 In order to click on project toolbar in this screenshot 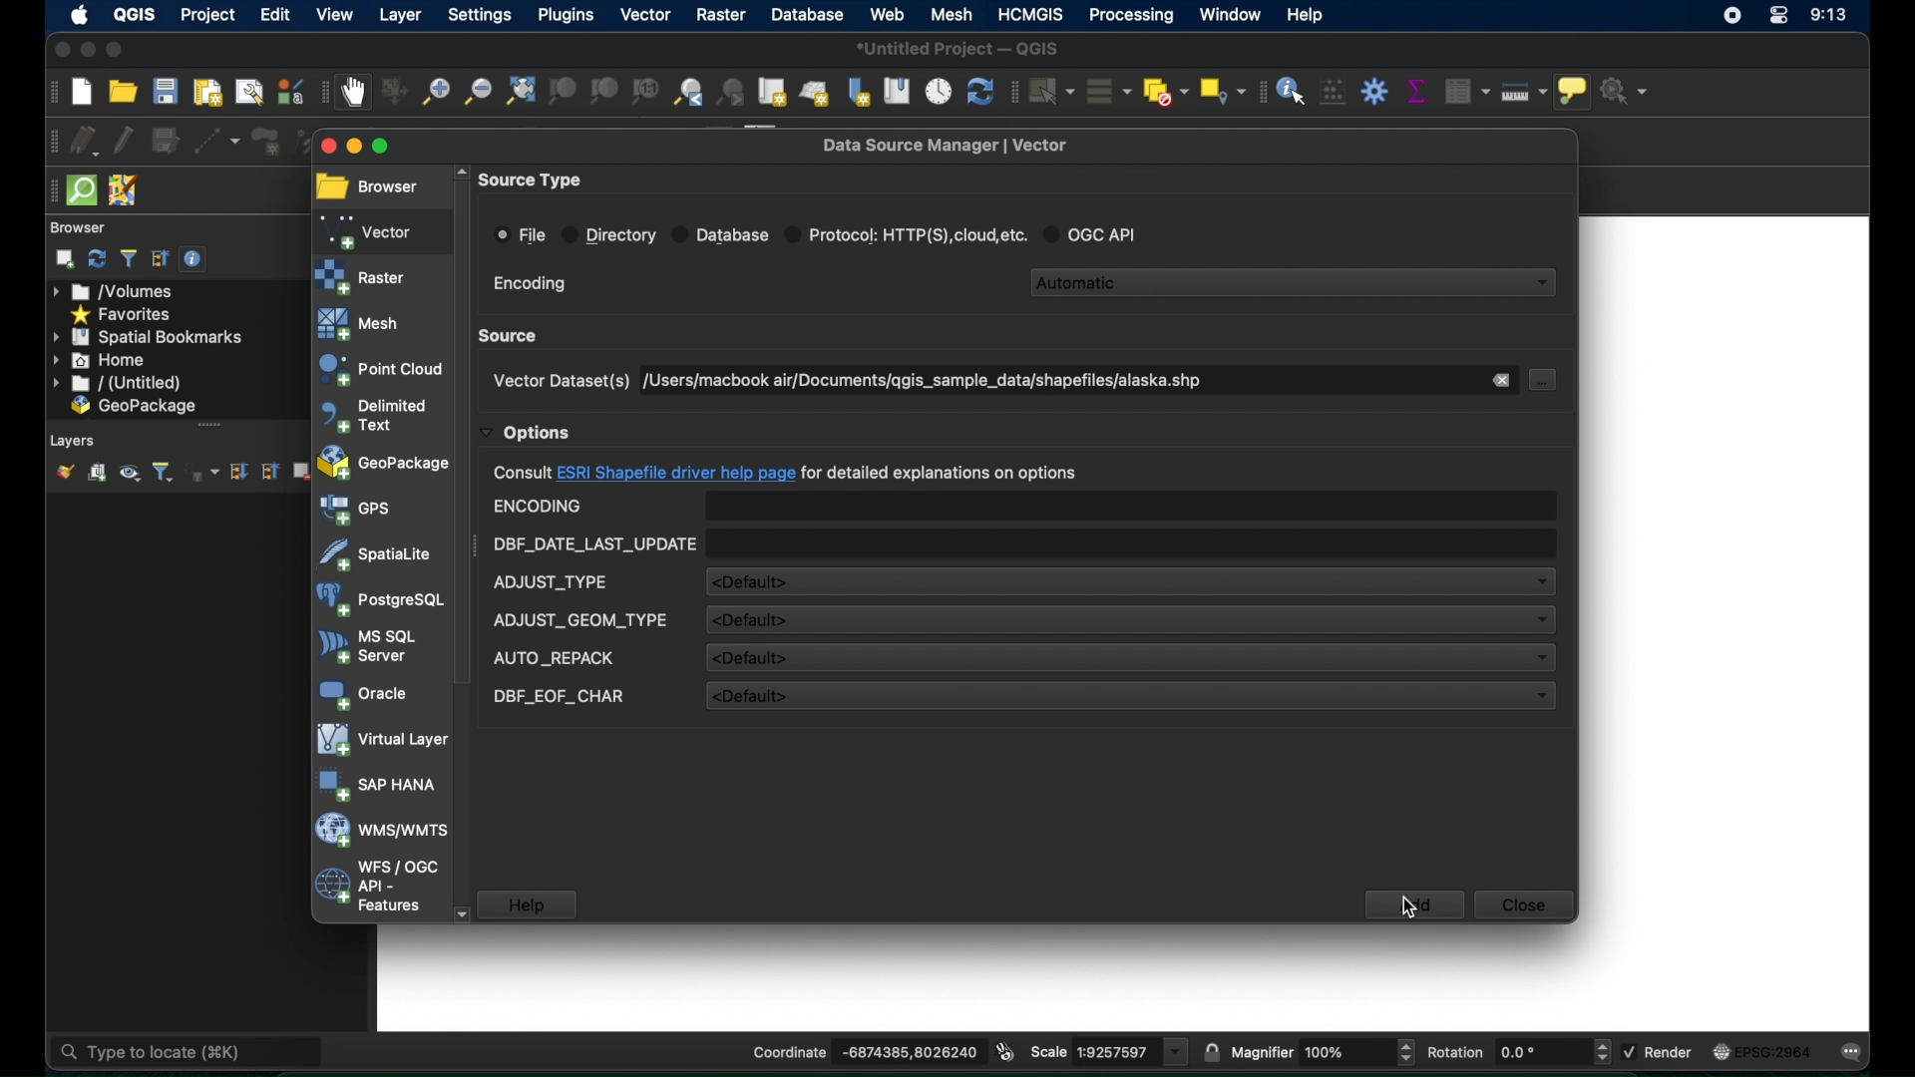, I will do `click(46, 94)`.